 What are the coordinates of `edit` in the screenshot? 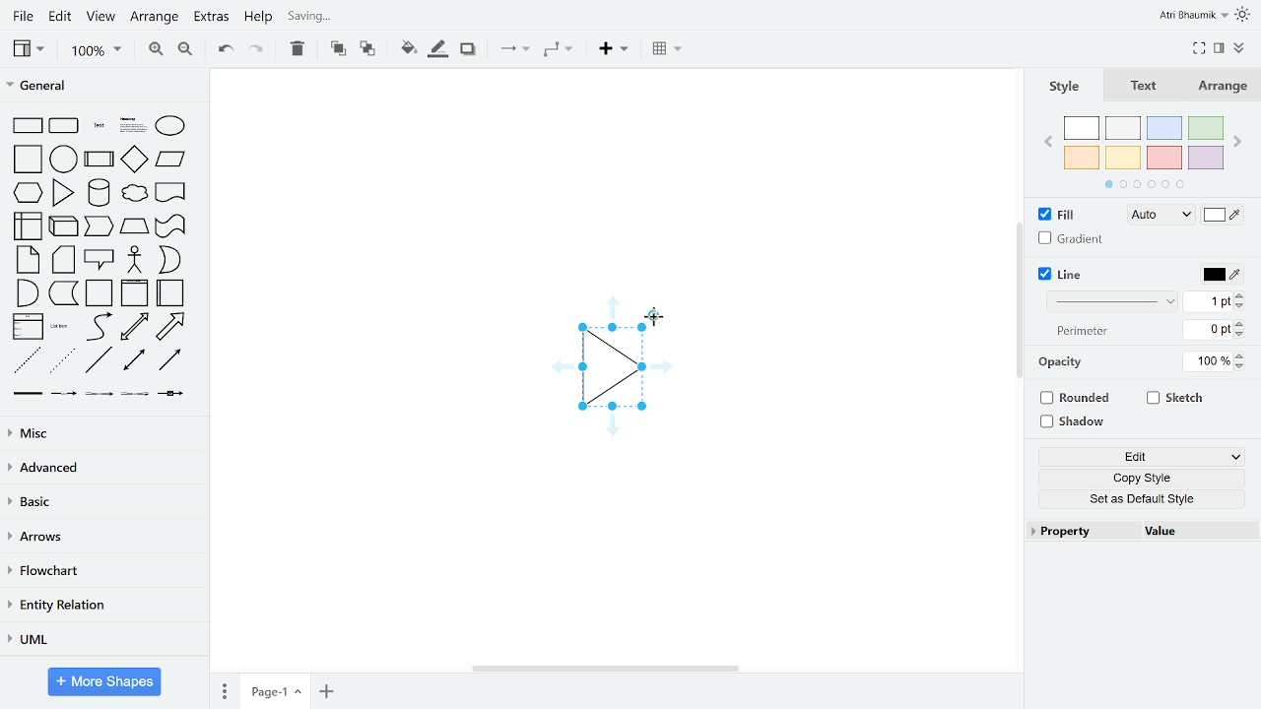 It's located at (1145, 456).